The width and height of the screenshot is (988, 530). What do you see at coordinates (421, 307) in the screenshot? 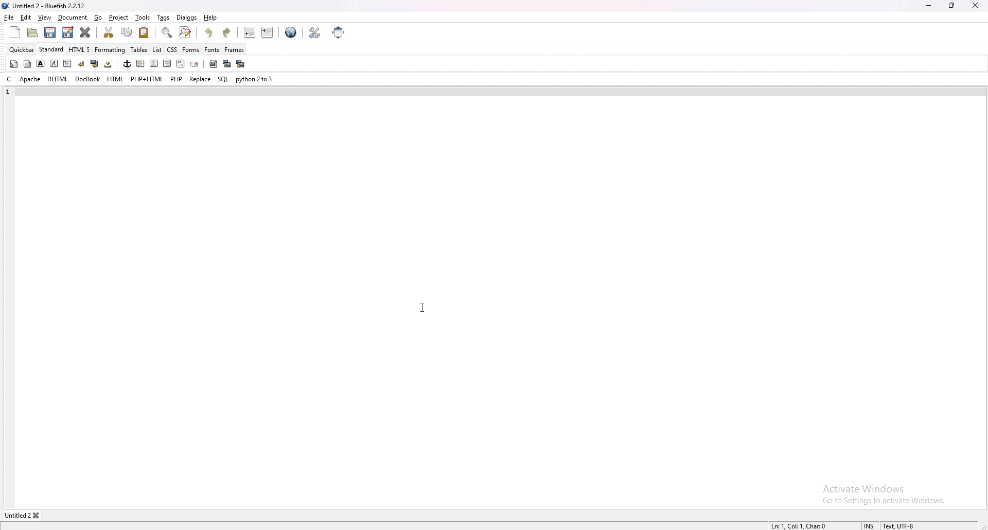
I see `cursor` at bounding box center [421, 307].